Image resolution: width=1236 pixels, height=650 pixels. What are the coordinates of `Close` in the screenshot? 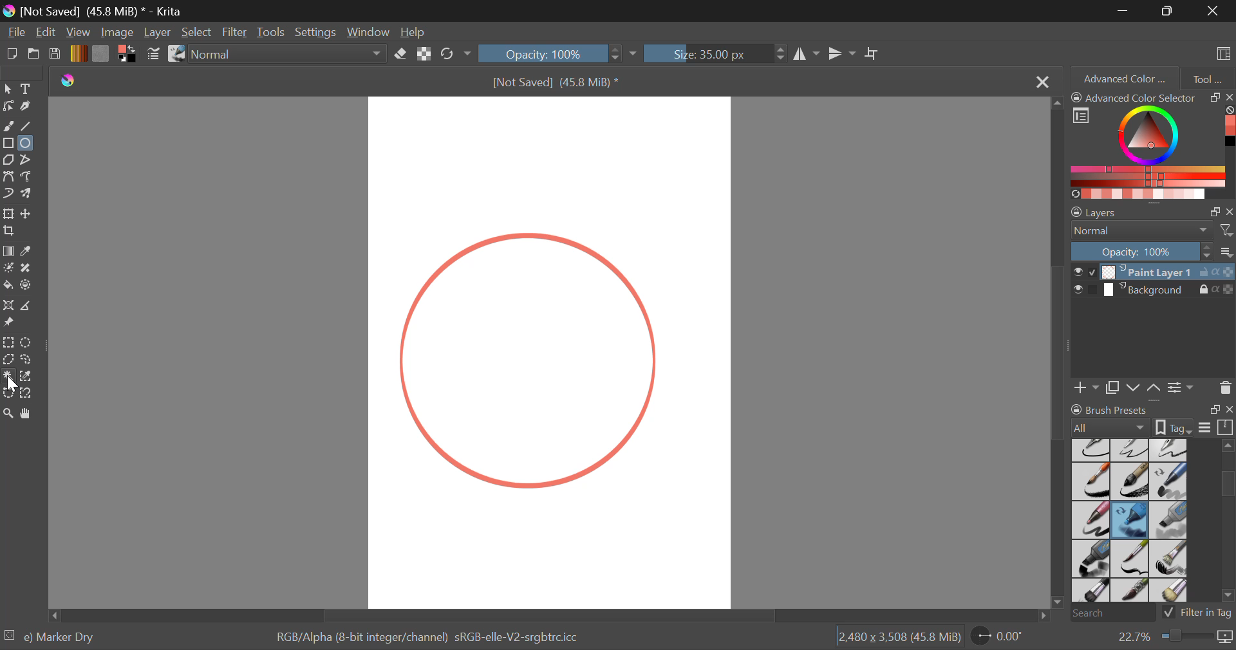 It's located at (1041, 82).